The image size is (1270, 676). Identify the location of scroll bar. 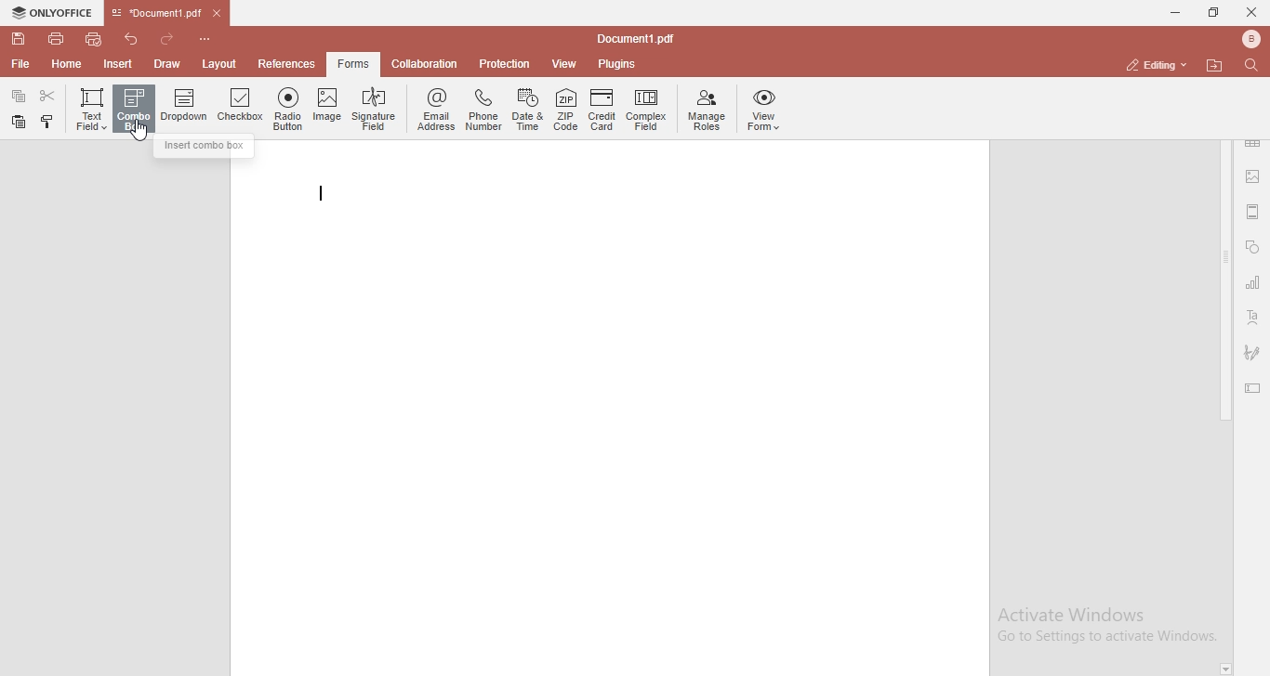
(1225, 280).